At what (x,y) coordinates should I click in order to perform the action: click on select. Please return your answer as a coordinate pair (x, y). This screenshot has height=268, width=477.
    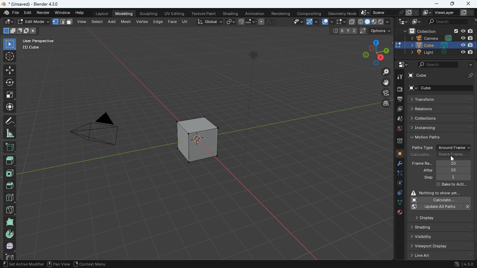
    Looking at the image, I should click on (98, 21).